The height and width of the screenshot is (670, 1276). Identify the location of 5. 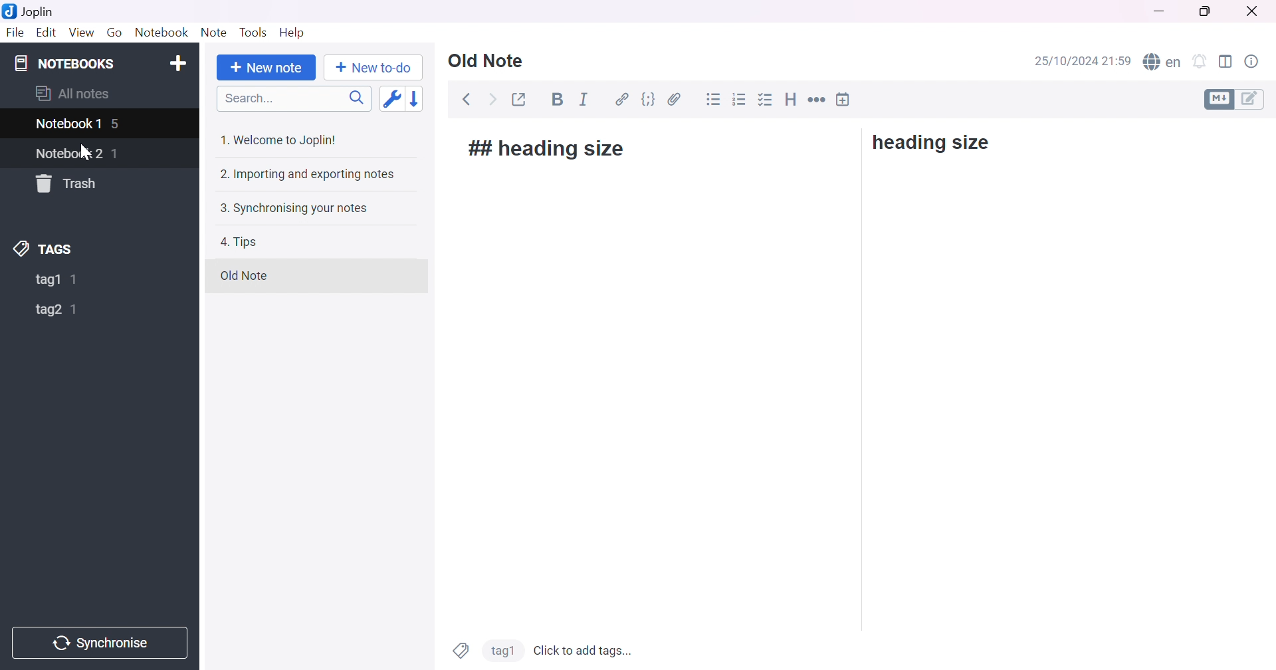
(116, 124).